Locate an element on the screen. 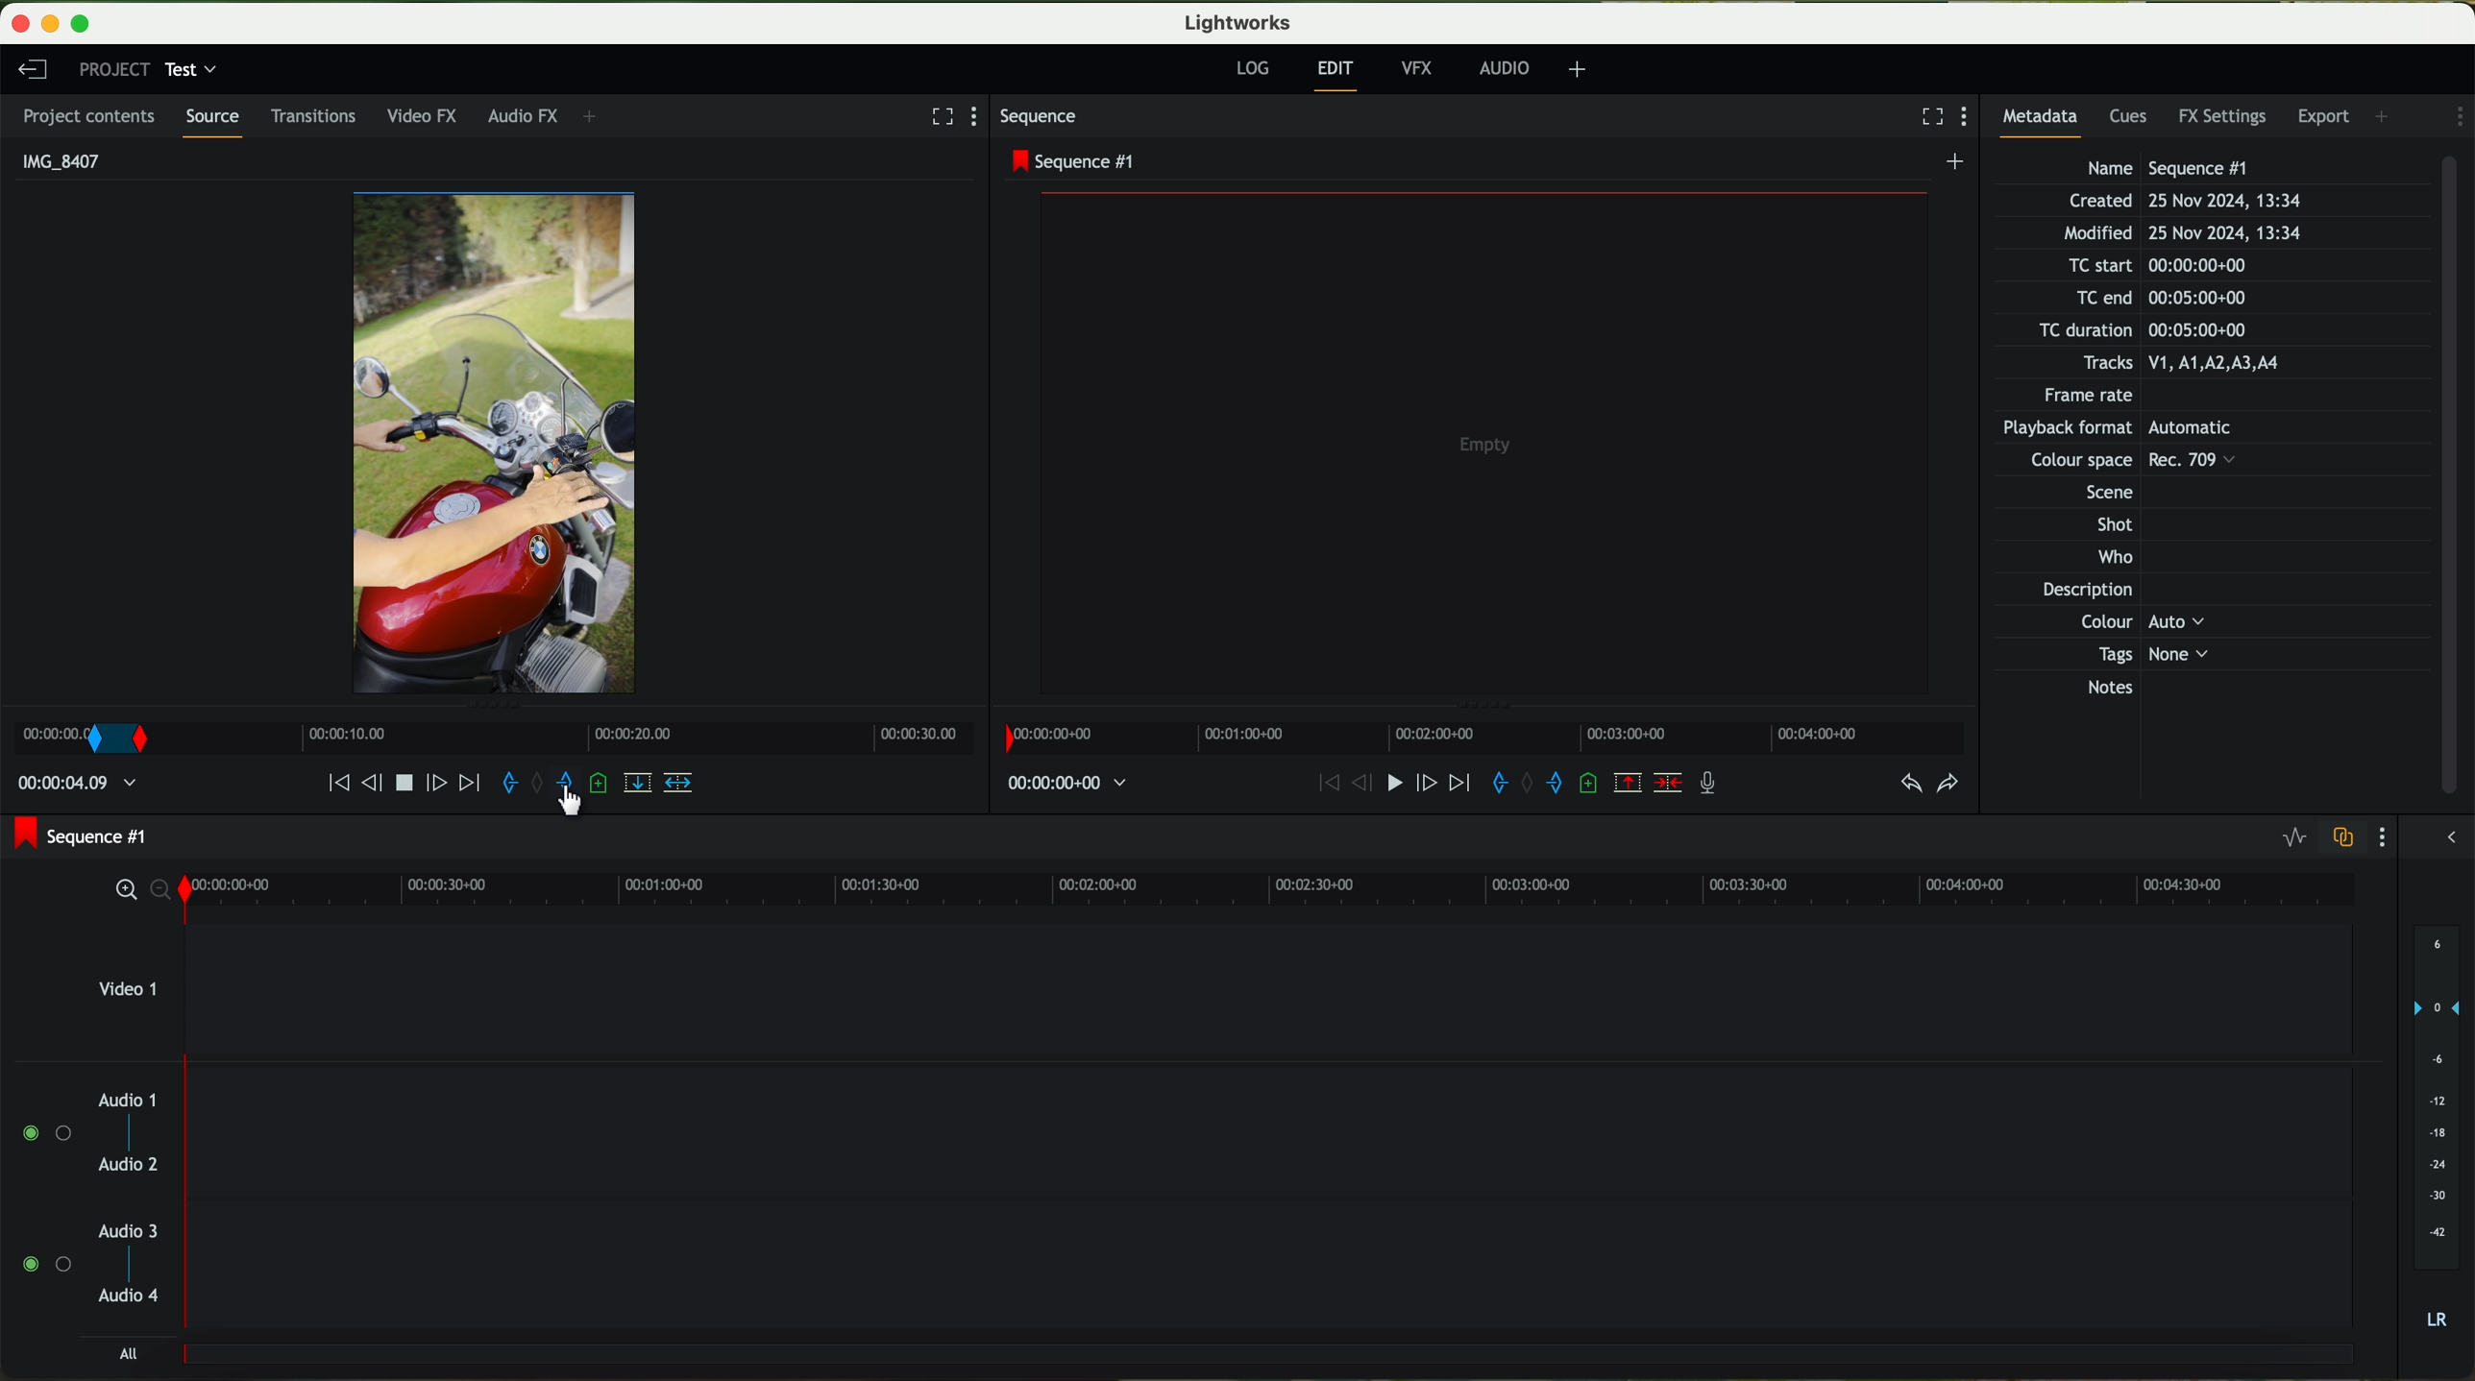 This screenshot has height=1381, width=2475. remove the marked section is located at coordinates (1630, 785).